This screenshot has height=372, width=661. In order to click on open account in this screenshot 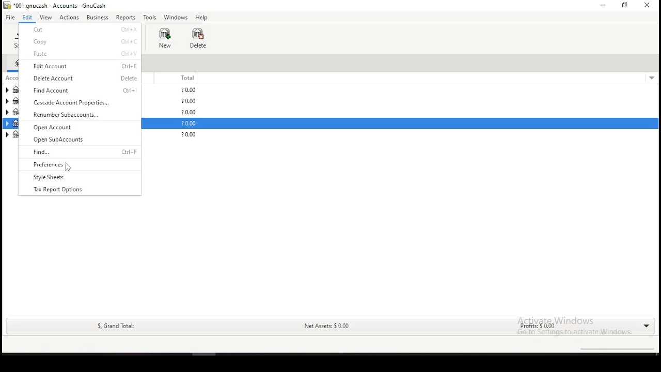, I will do `click(78, 127)`.